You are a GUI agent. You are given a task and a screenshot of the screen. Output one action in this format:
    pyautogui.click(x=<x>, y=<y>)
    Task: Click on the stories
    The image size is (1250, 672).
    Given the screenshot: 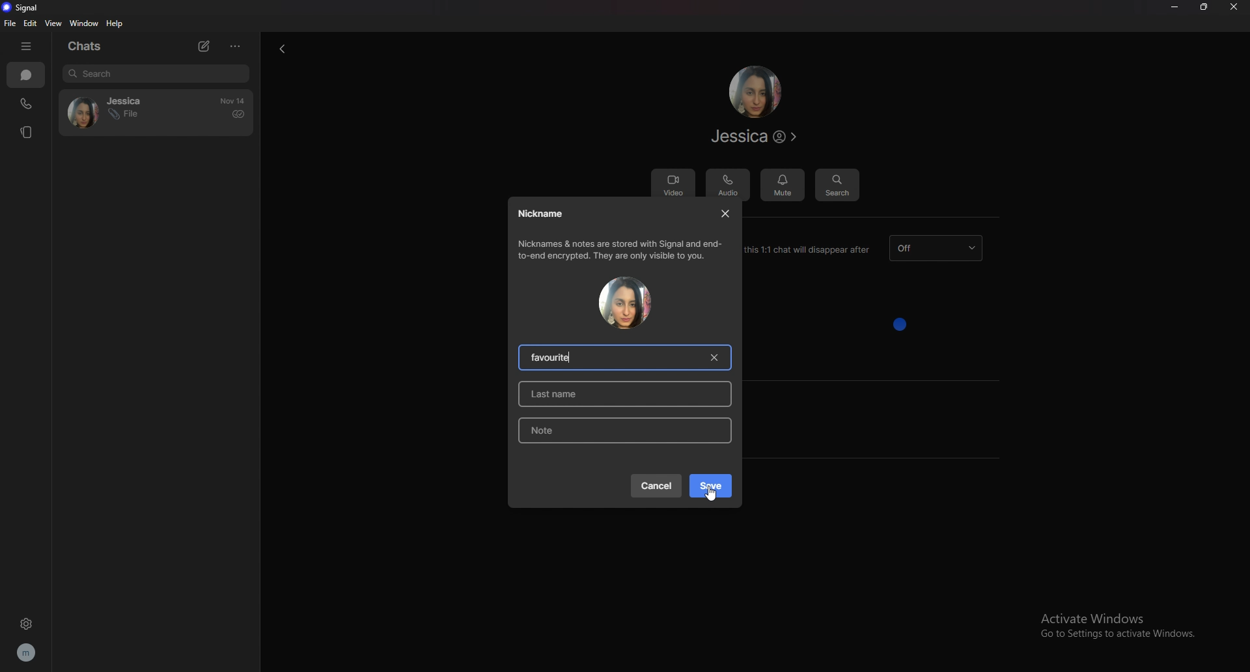 What is the action you would take?
    pyautogui.click(x=24, y=132)
    